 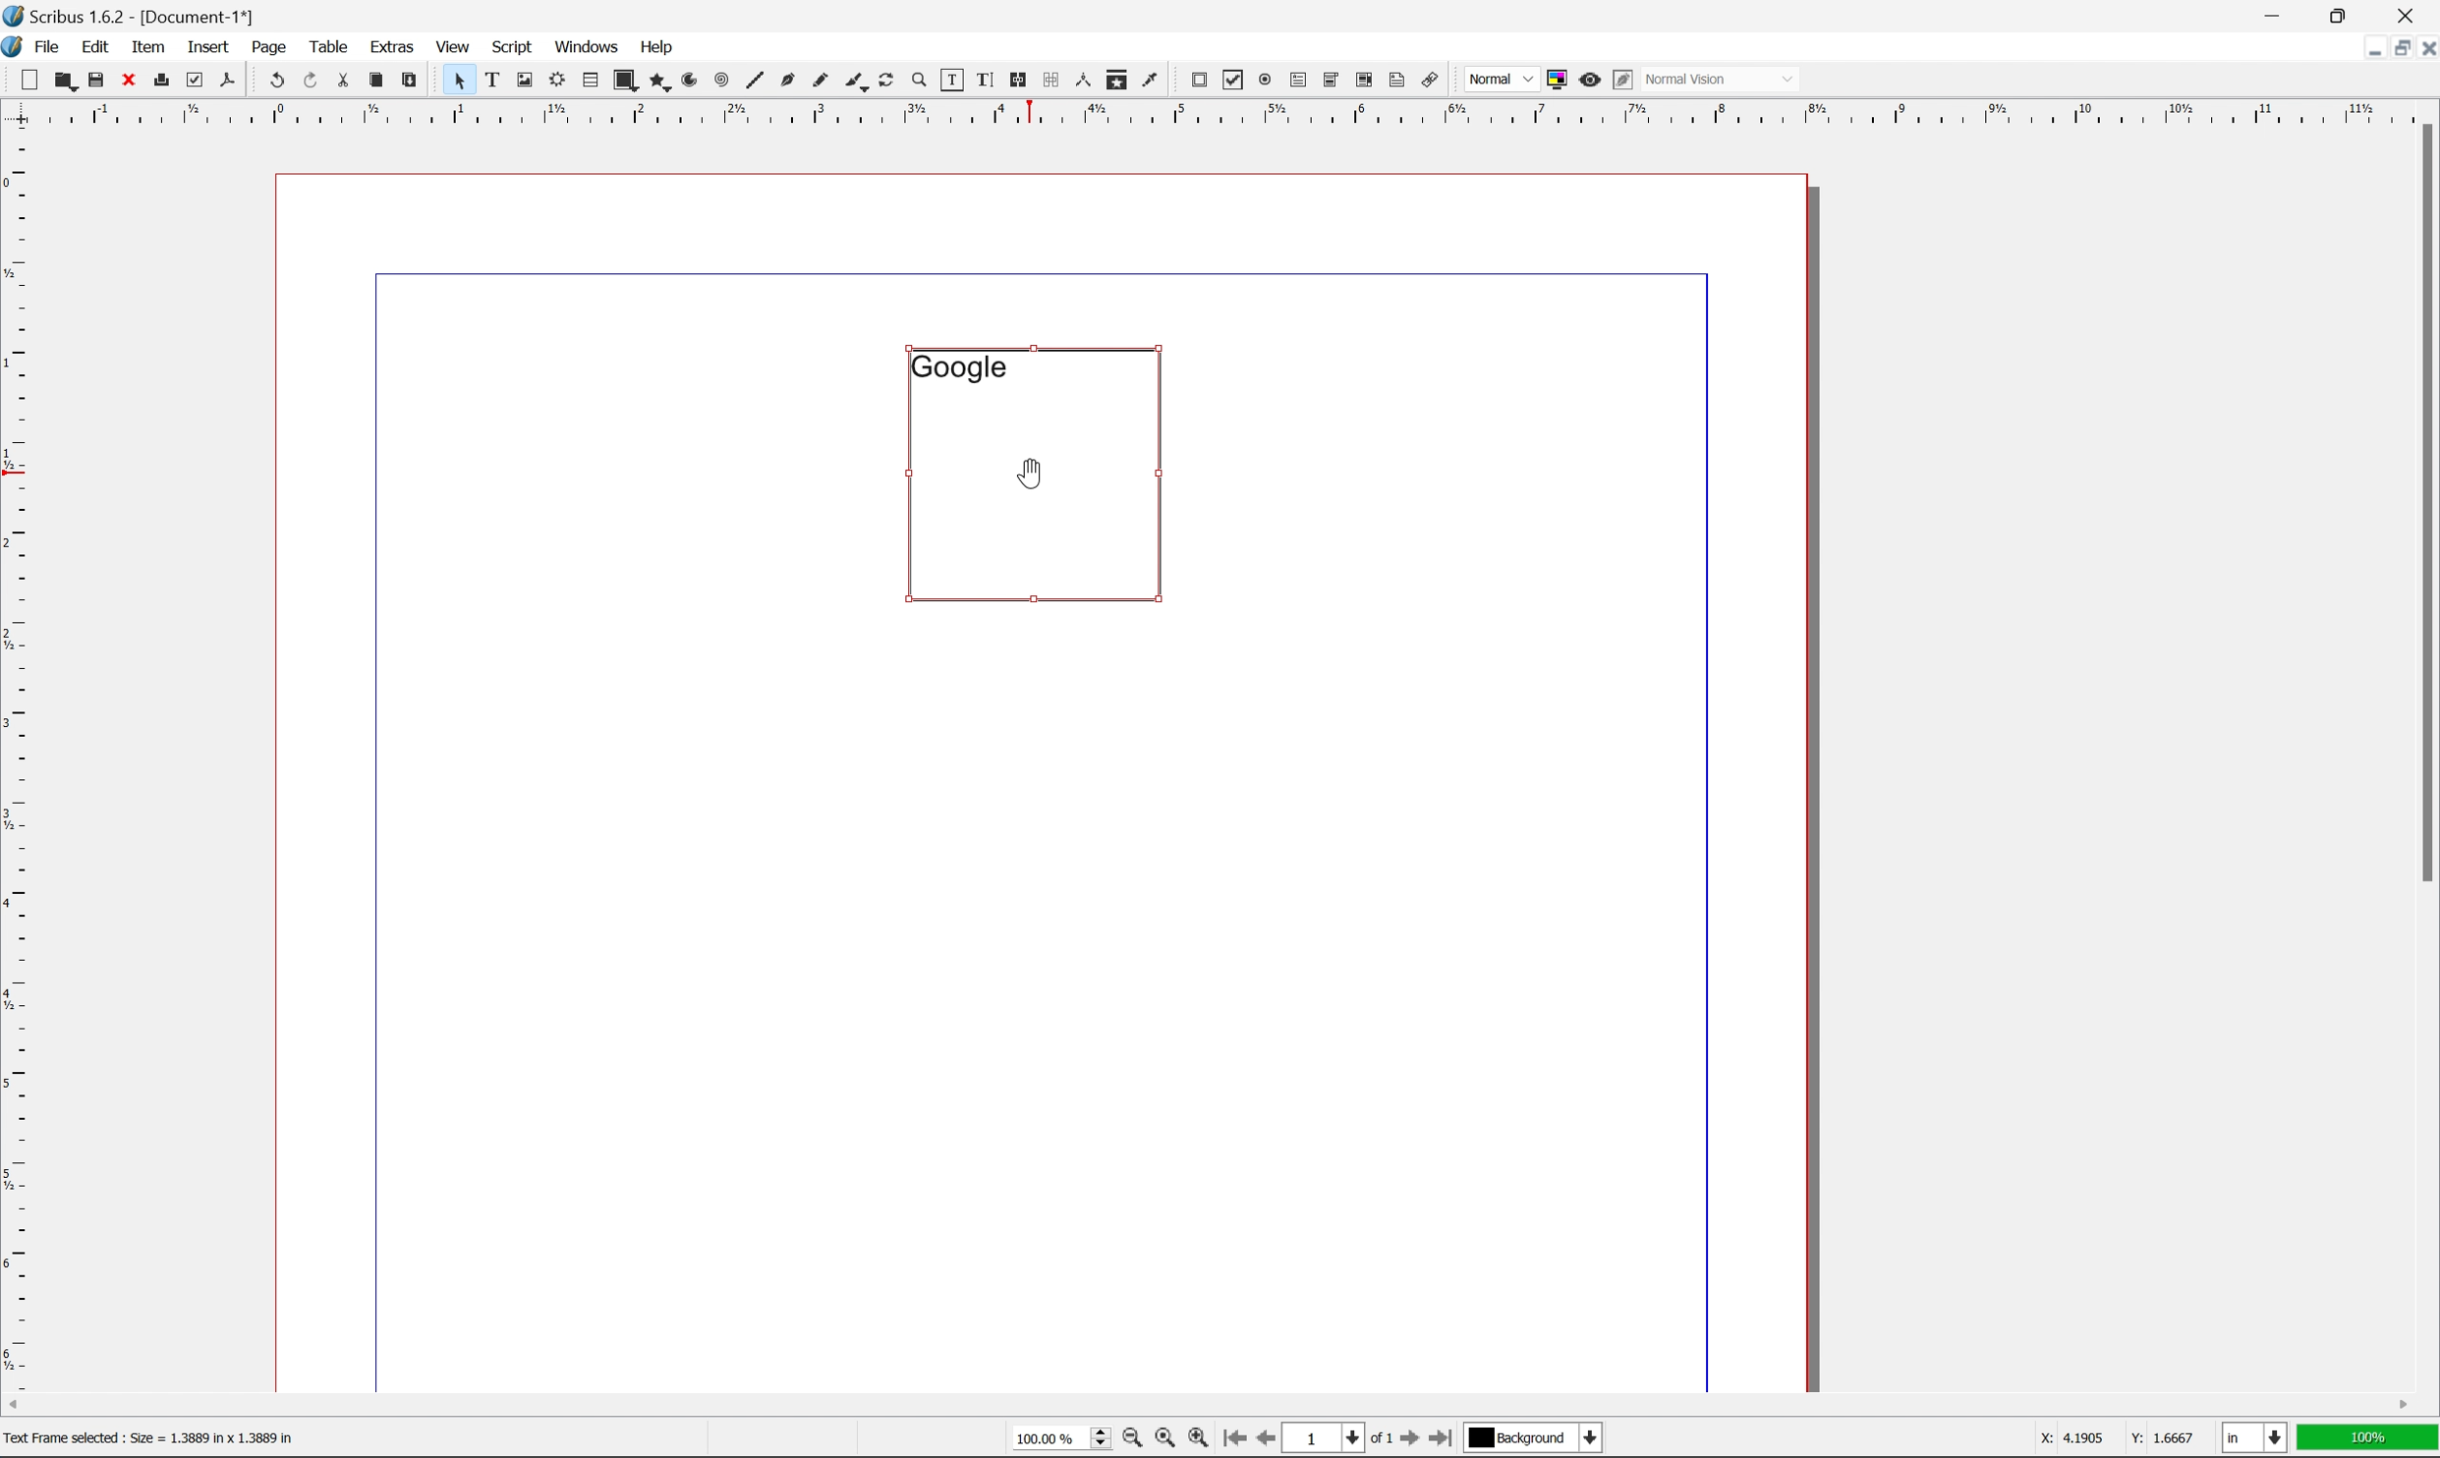 I want to click on paste, so click(x=411, y=81).